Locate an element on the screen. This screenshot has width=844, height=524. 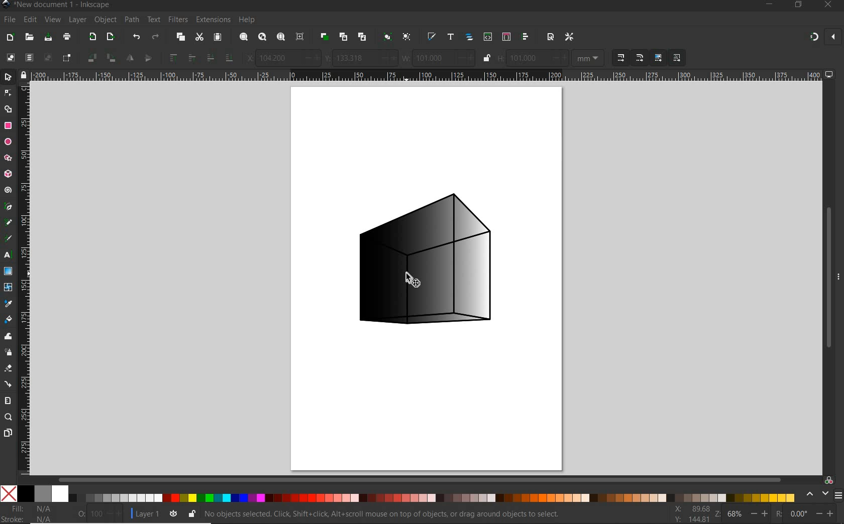
0 is located at coordinates (799, 514).